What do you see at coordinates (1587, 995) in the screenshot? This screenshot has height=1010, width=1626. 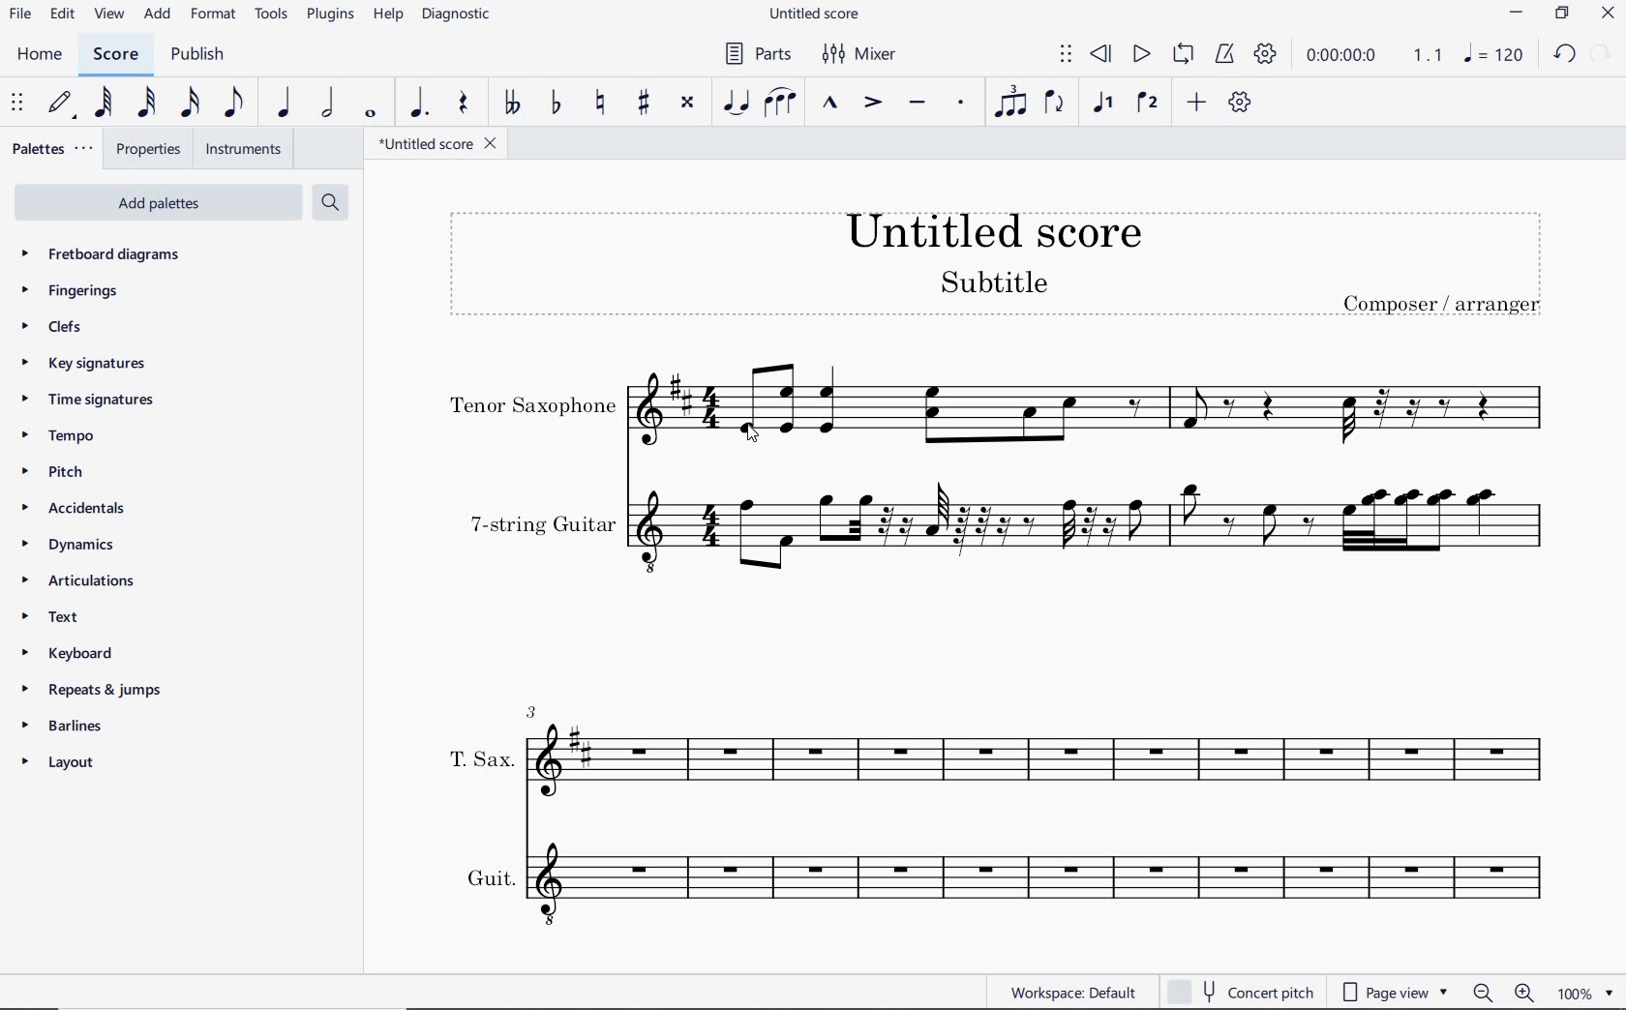 I see `ZOOM FACTOR` at bounding box center [1587, 995].